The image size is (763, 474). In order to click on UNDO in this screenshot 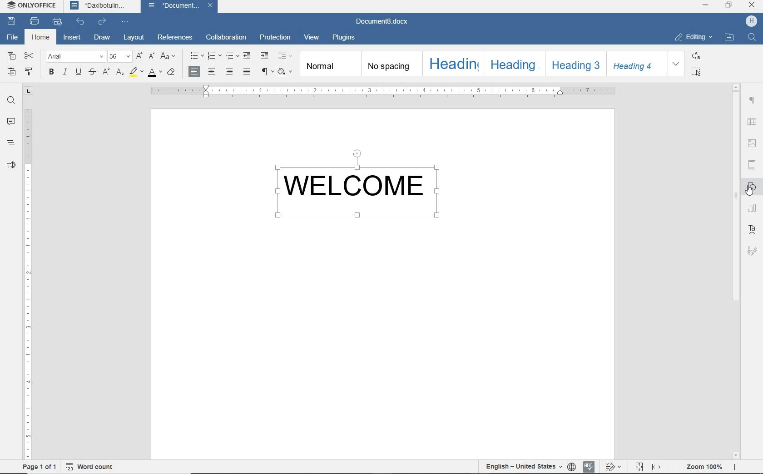, I will do `click(81, 22)`.